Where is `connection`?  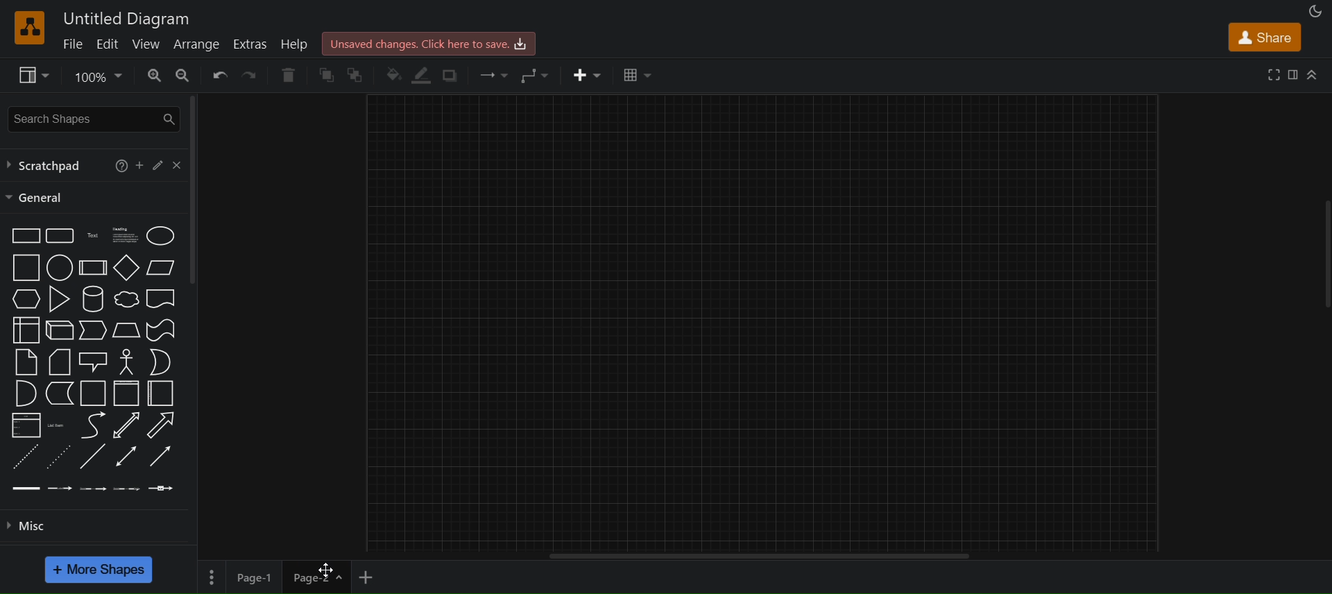 connection is located at coordinates (494, 74).